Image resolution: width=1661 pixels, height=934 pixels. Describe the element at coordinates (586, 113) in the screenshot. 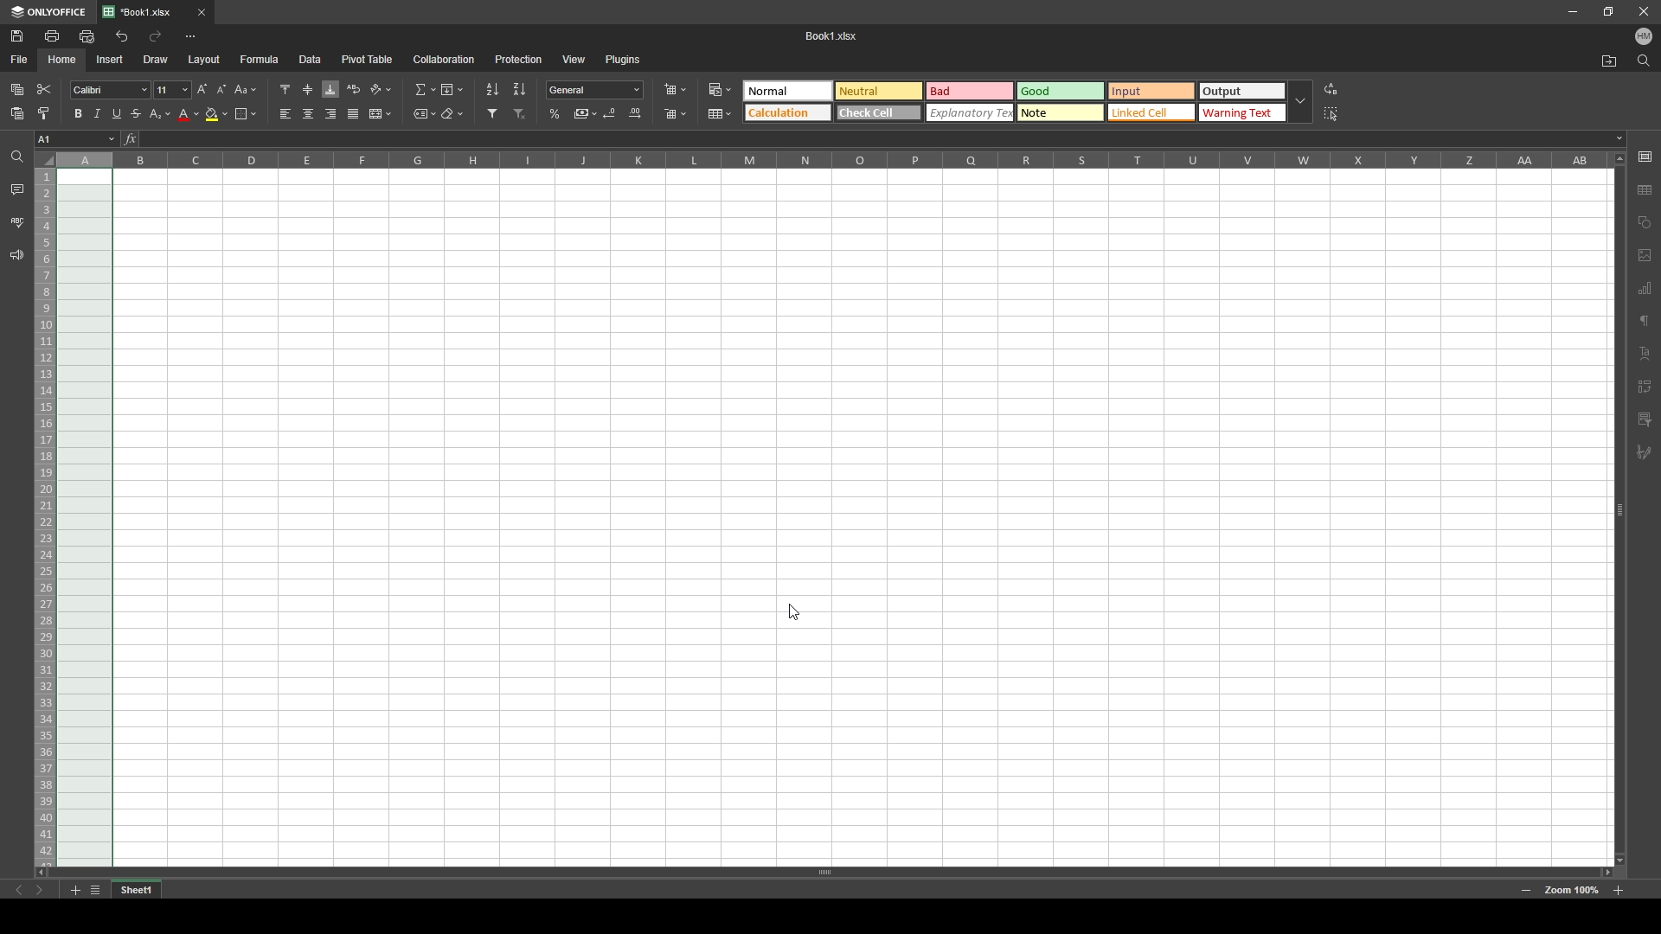

I see `comma style` at that location.